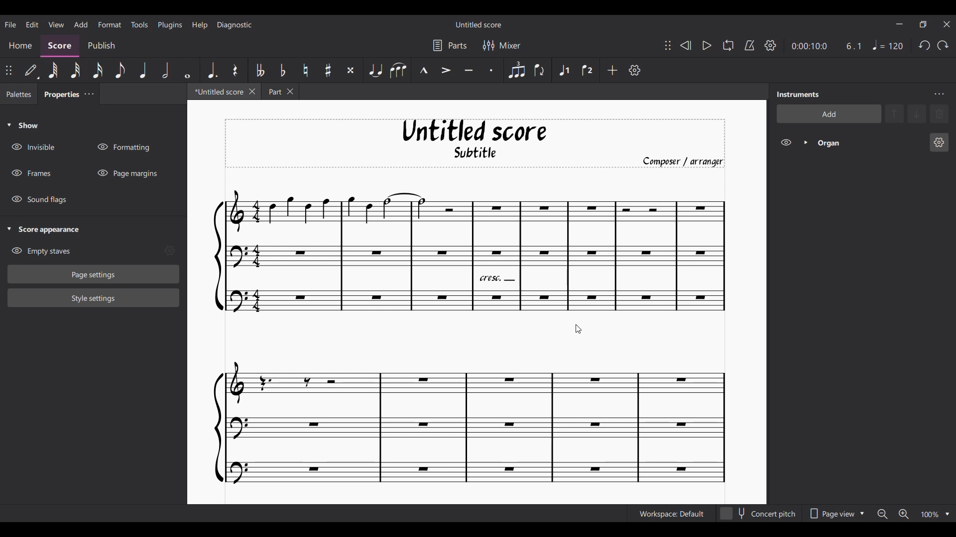 The image size is (956, 537). Describe the element at coordinates (869, 143) in the screenshot. I see `Current instrument` at that location.